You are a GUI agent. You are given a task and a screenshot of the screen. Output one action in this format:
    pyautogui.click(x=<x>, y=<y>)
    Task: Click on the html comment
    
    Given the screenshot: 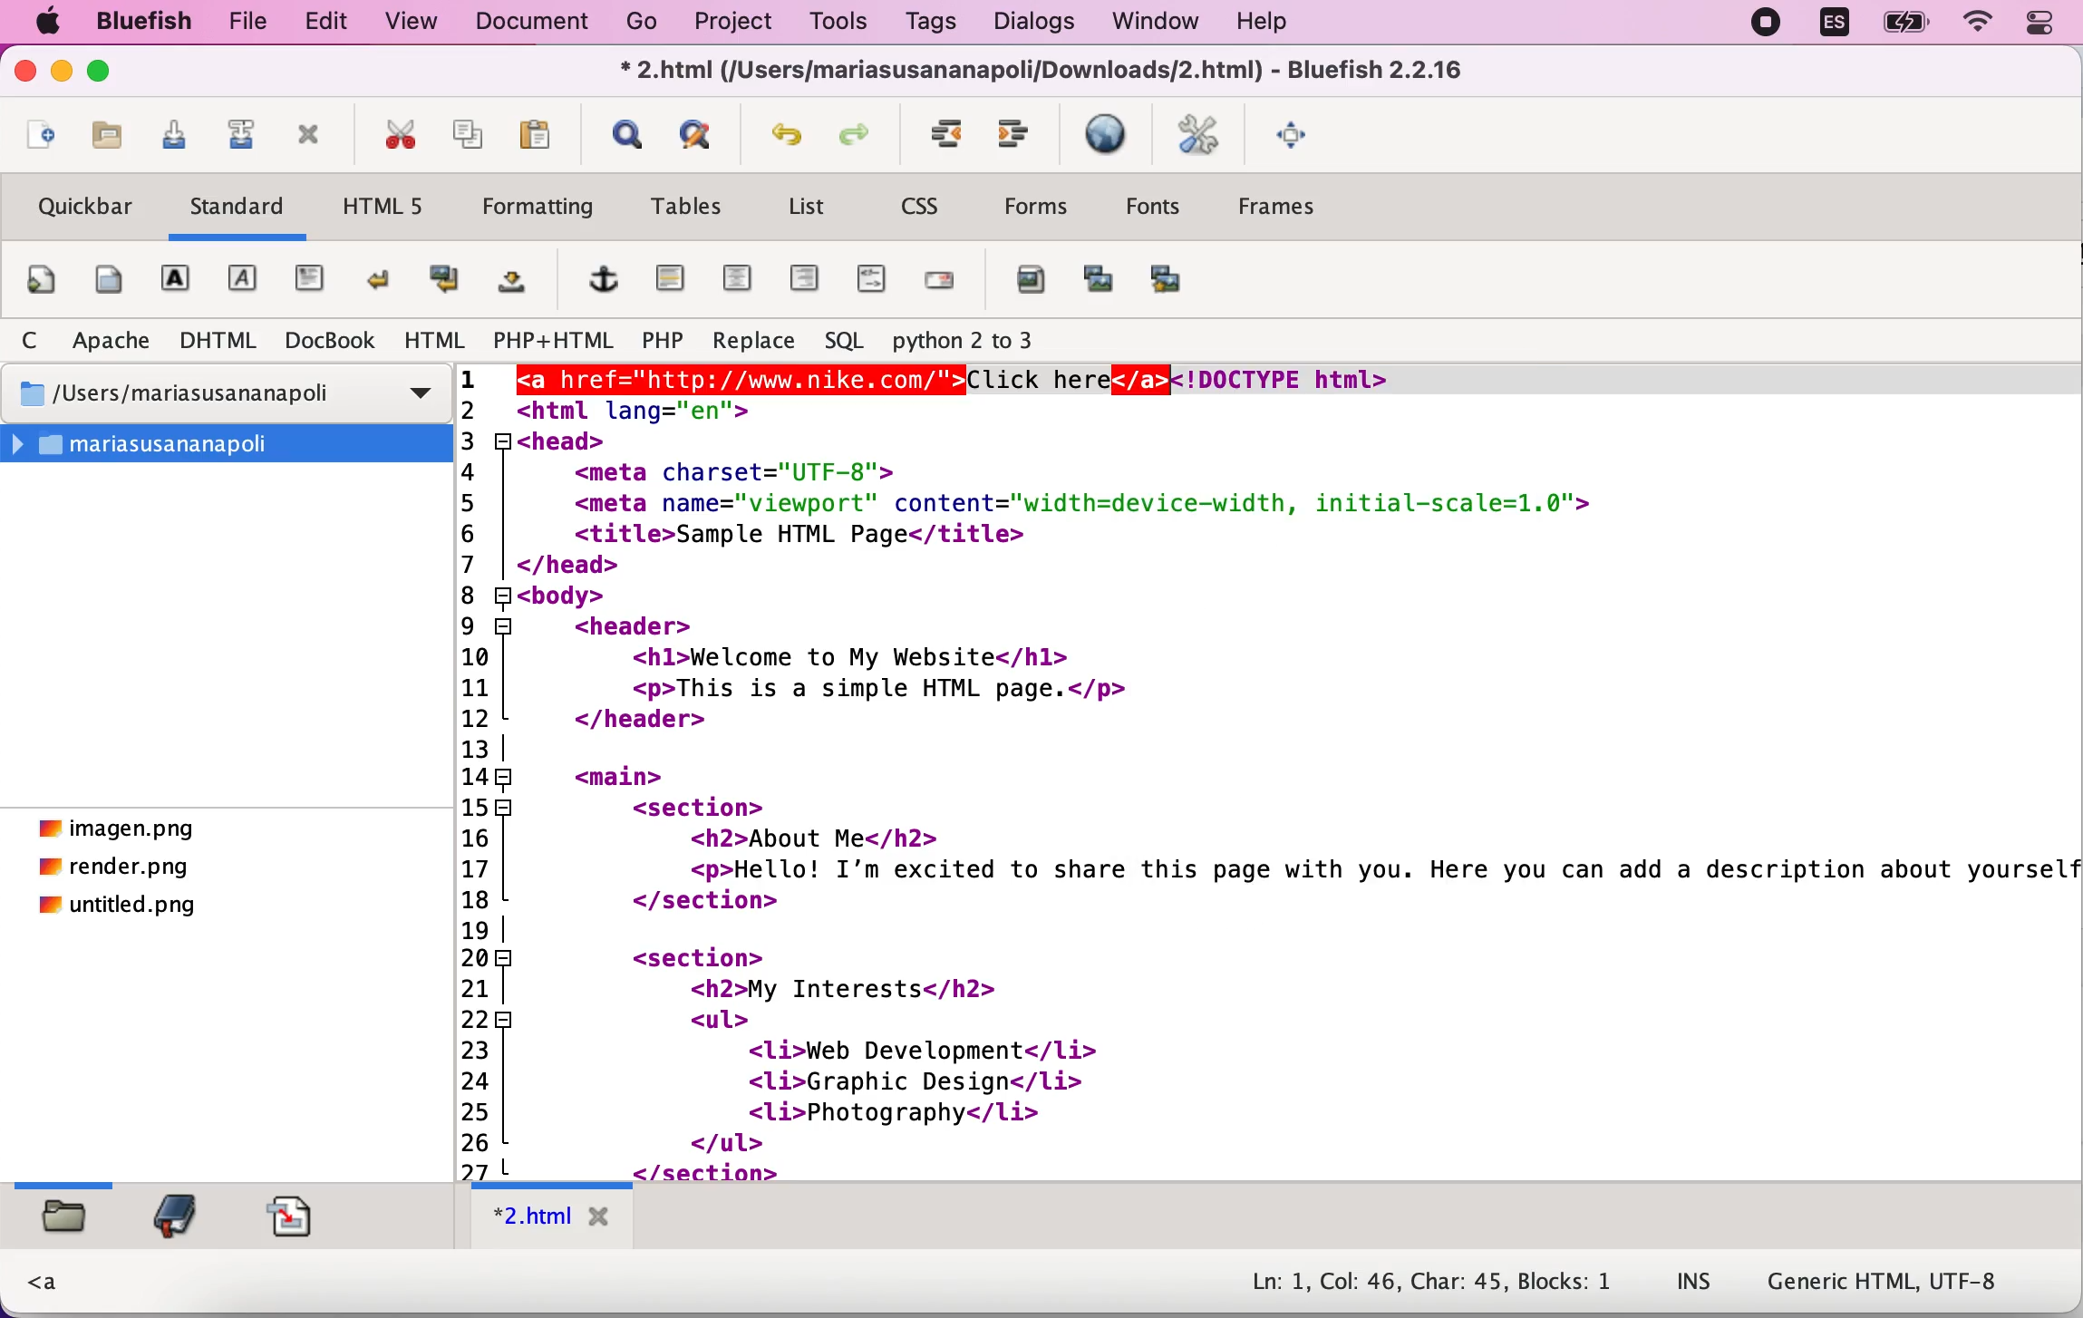 What is the action you would take?
    pyautogui.click(x=865, y=280)
    